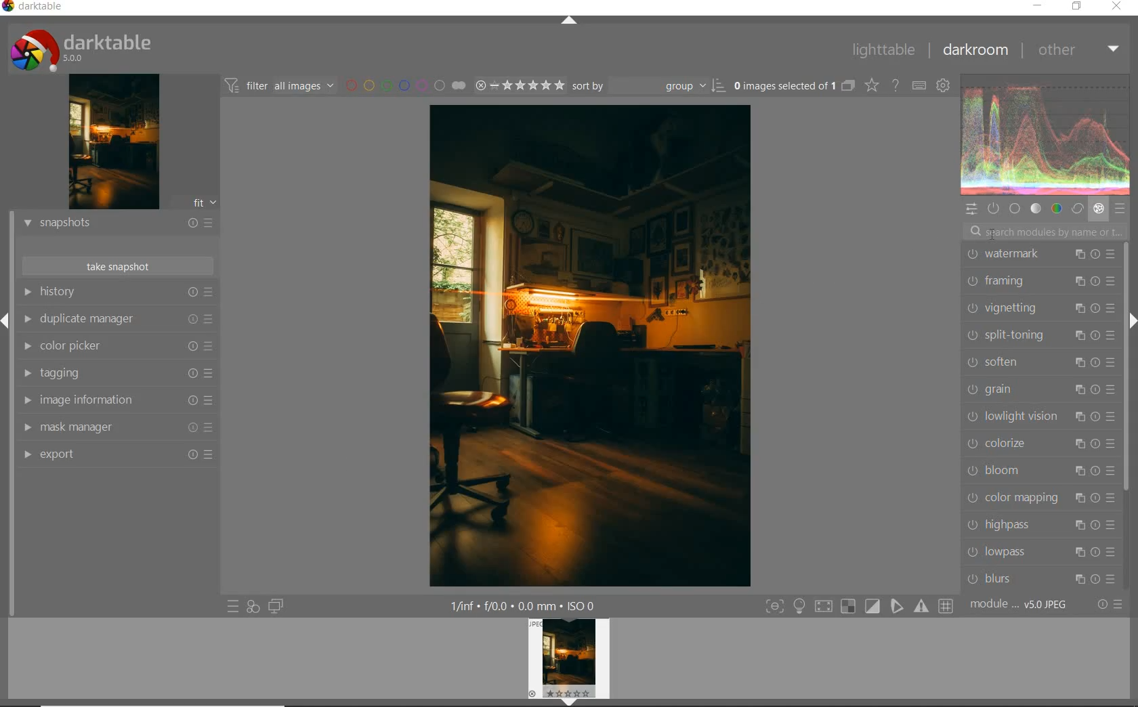 The image size is (1138, 707). I want to click on CURSOR, so click(993, 234).